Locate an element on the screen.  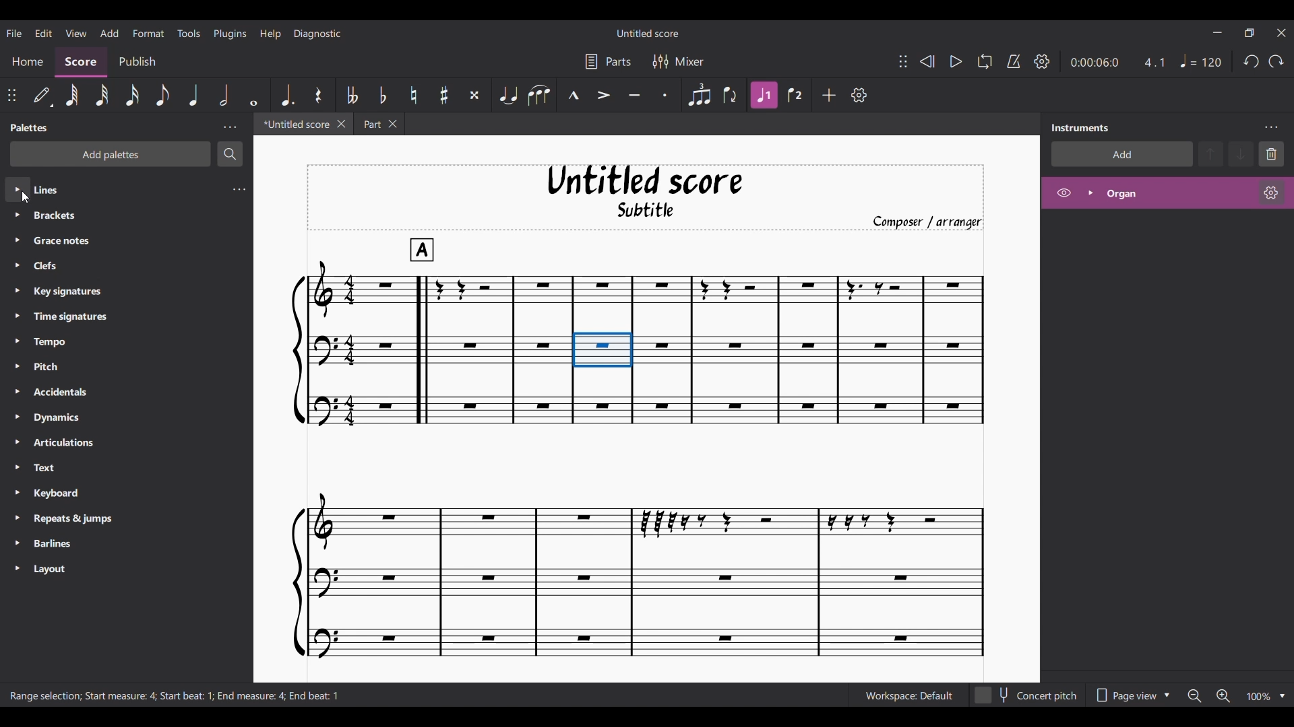
Expand Organ is located at coordinates (1090, 193).